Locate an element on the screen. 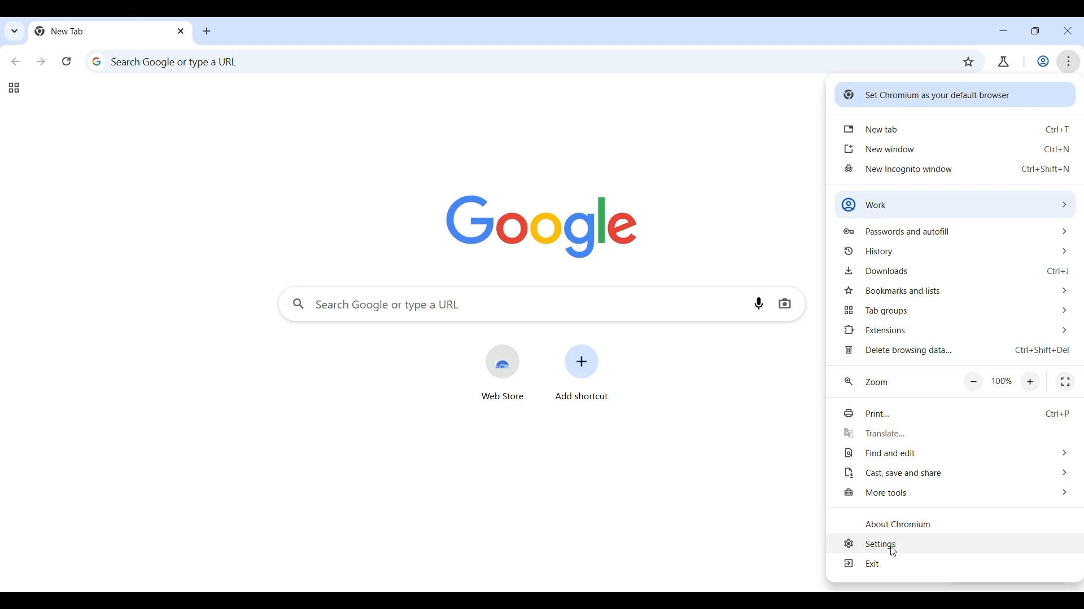 This screenshot has height=609, width=1084. Quick search tabs is located at coordinates (14, 33).